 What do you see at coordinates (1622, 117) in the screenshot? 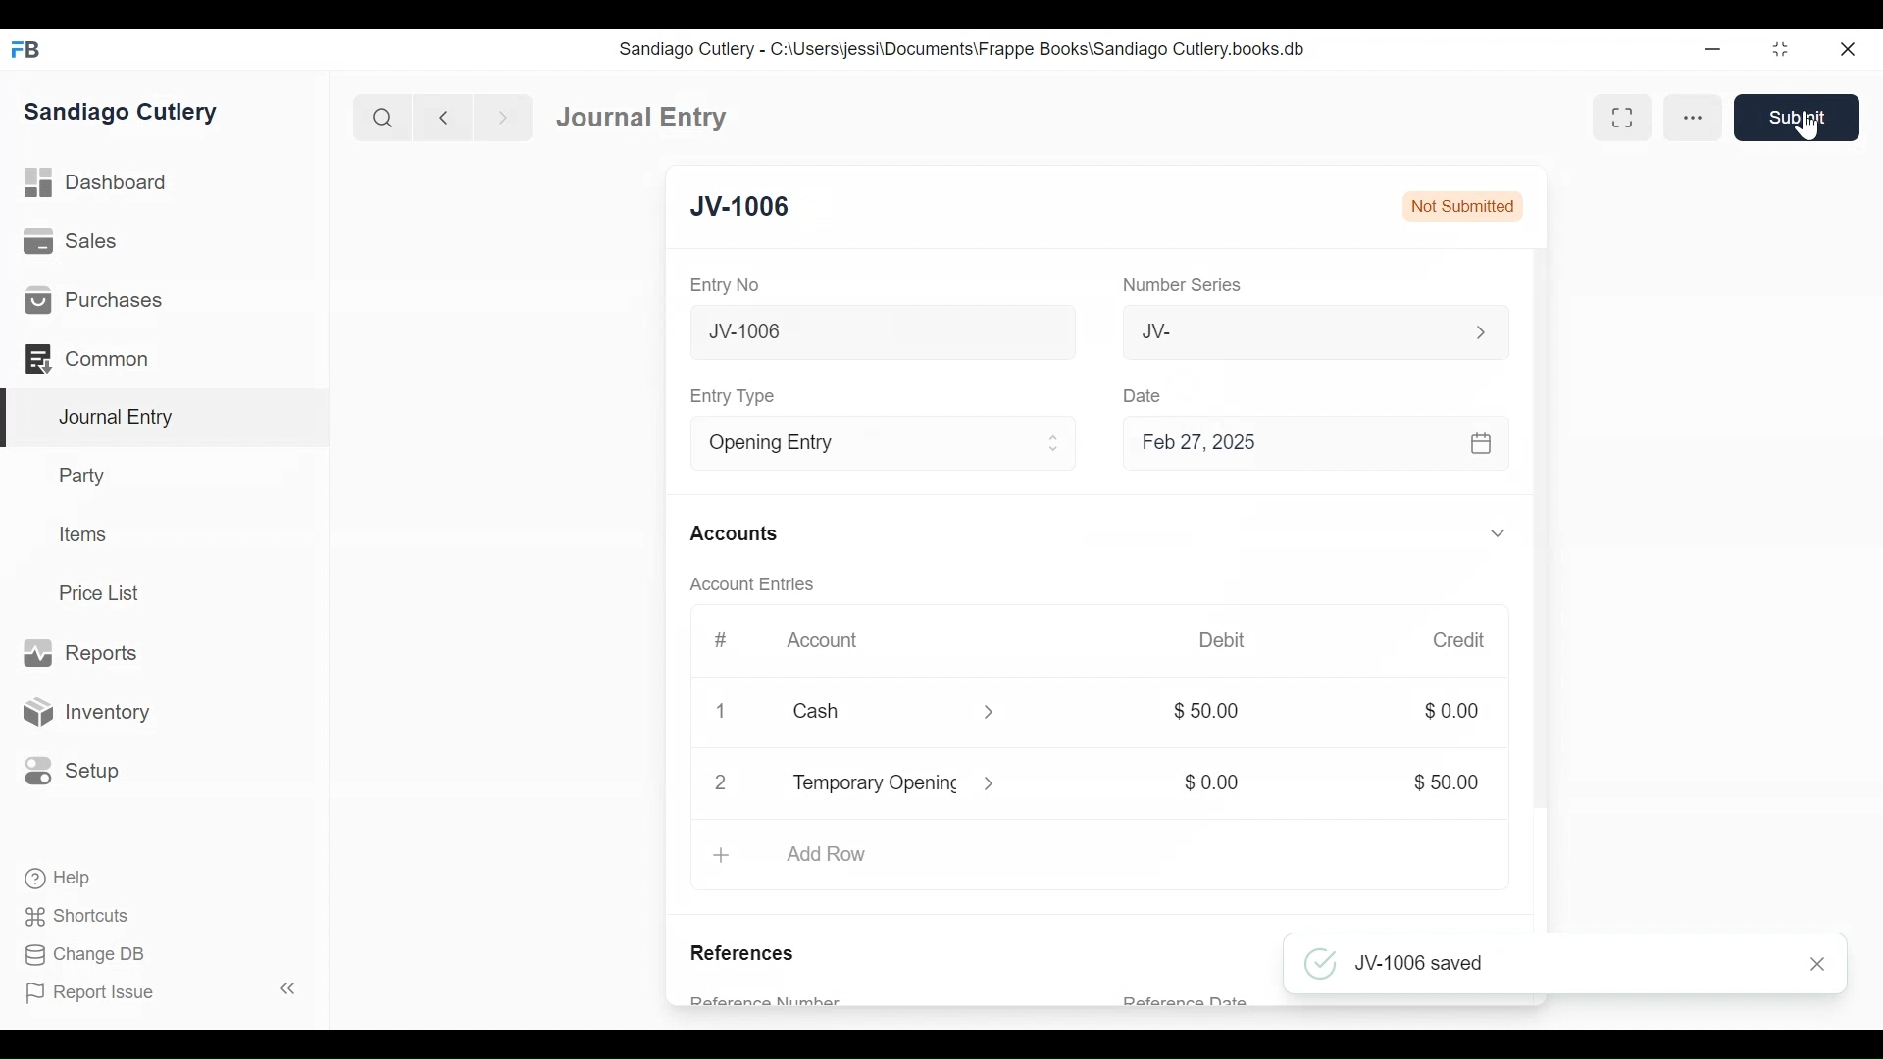
I see `Toggle between form and full width` at bounding box center [1622, 117].